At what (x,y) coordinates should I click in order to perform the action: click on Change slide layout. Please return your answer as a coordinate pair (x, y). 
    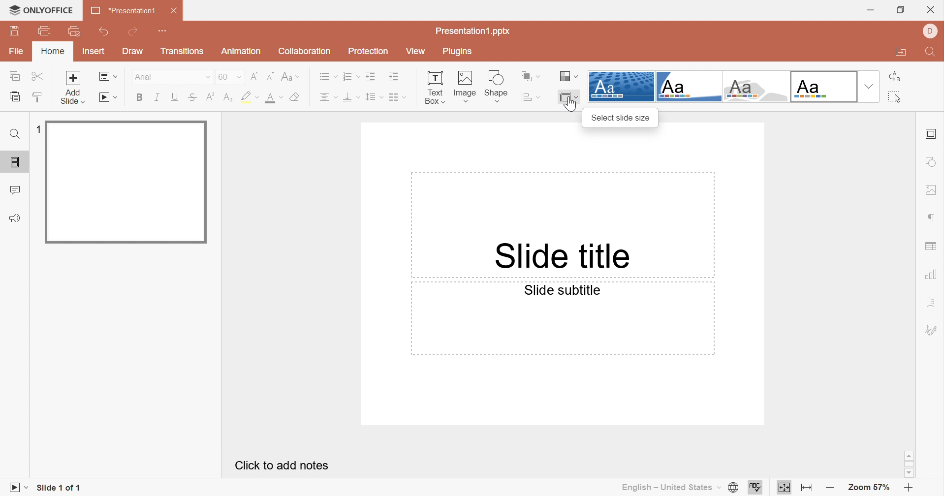
    Looking at the image, I should click on (108, 76).